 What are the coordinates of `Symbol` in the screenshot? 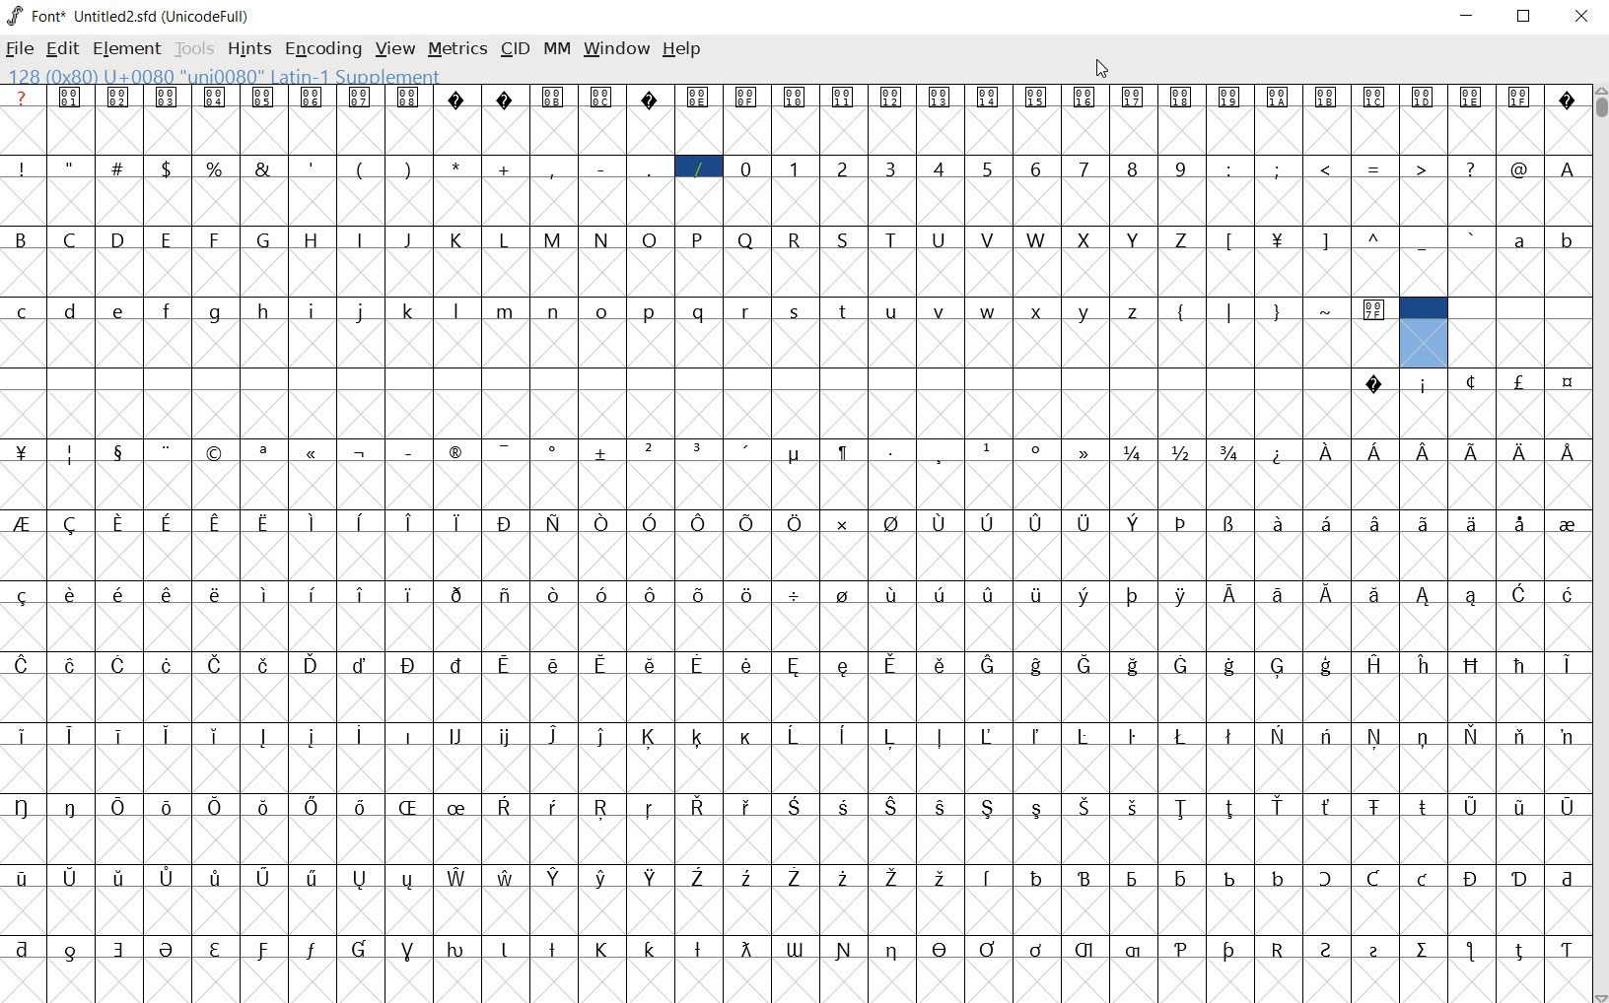 It's located at (411, 593).